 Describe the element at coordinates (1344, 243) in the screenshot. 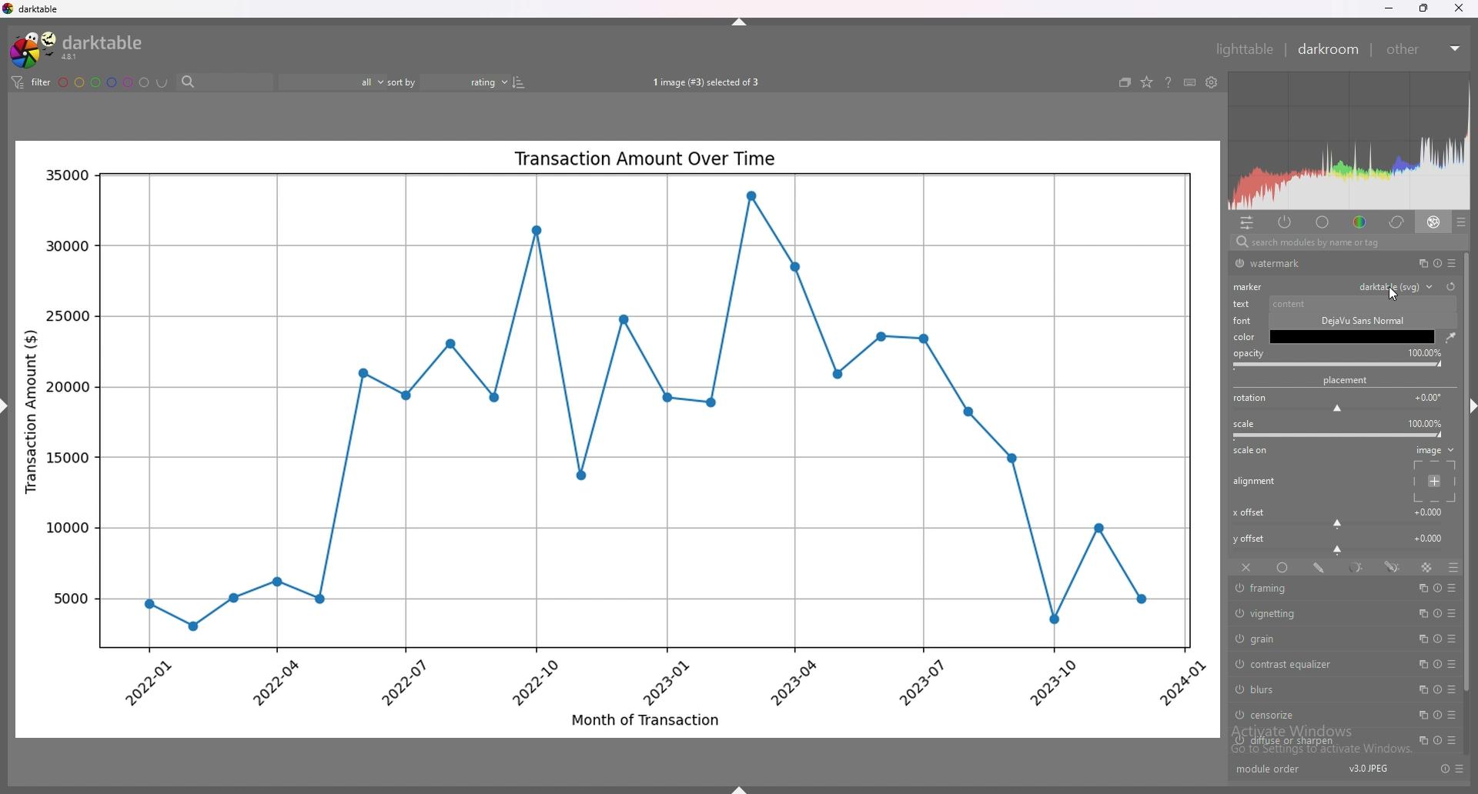

I see `search bar` at that location.